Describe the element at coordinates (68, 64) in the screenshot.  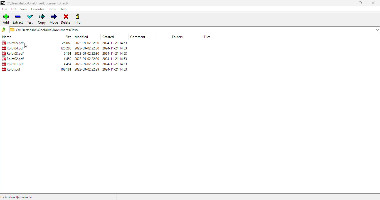
I see `size` at that location.